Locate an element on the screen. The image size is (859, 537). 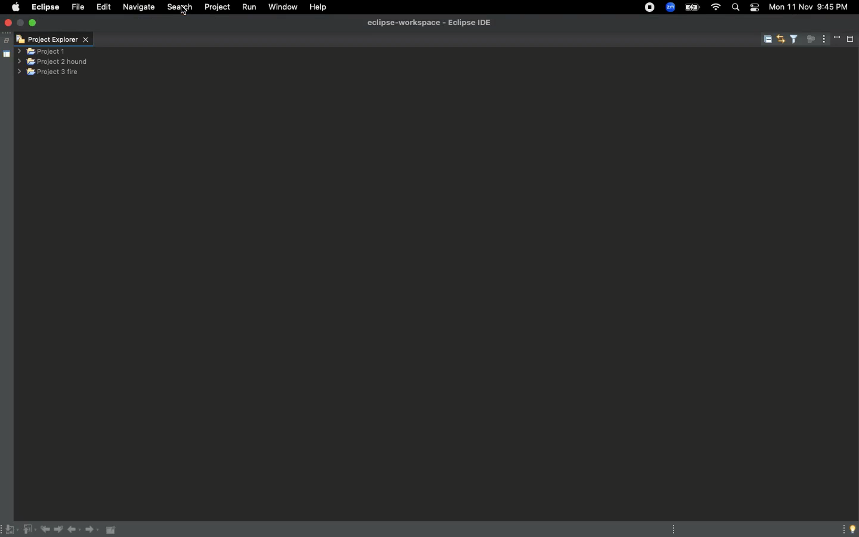
Mon 11 Nov 9:45 PM is located at coordinates (812, 7).